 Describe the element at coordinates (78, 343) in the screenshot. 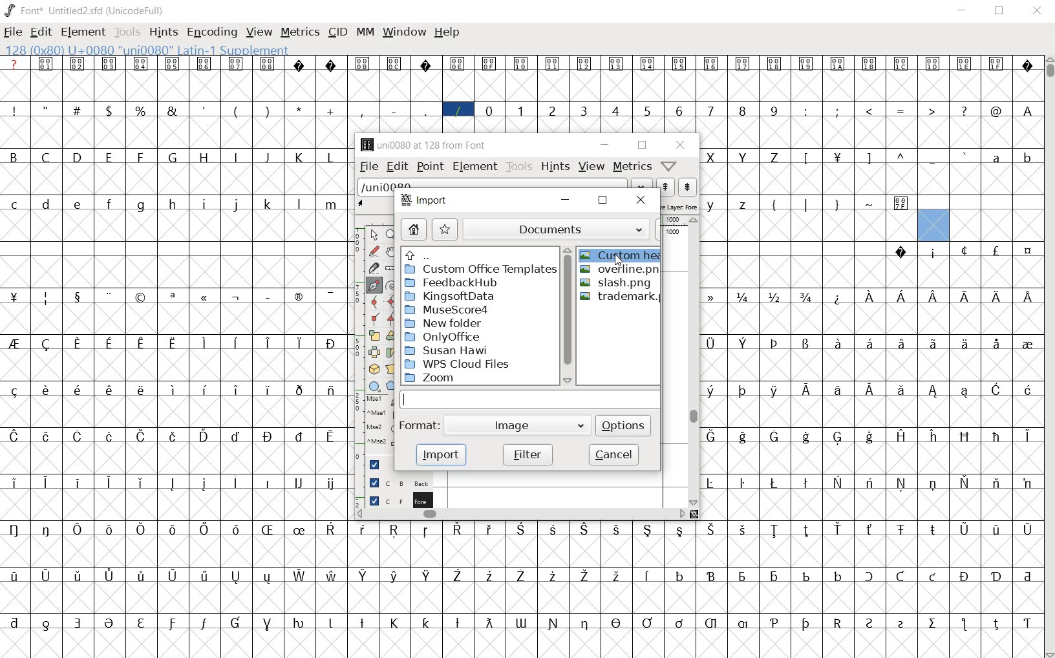

I see `glyph` at that location.